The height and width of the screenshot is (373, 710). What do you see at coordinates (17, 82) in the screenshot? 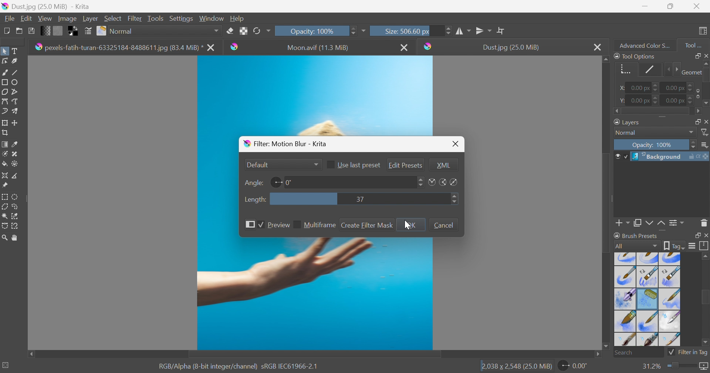
I see `Ellipse tool` at bounding box center [17, 82].